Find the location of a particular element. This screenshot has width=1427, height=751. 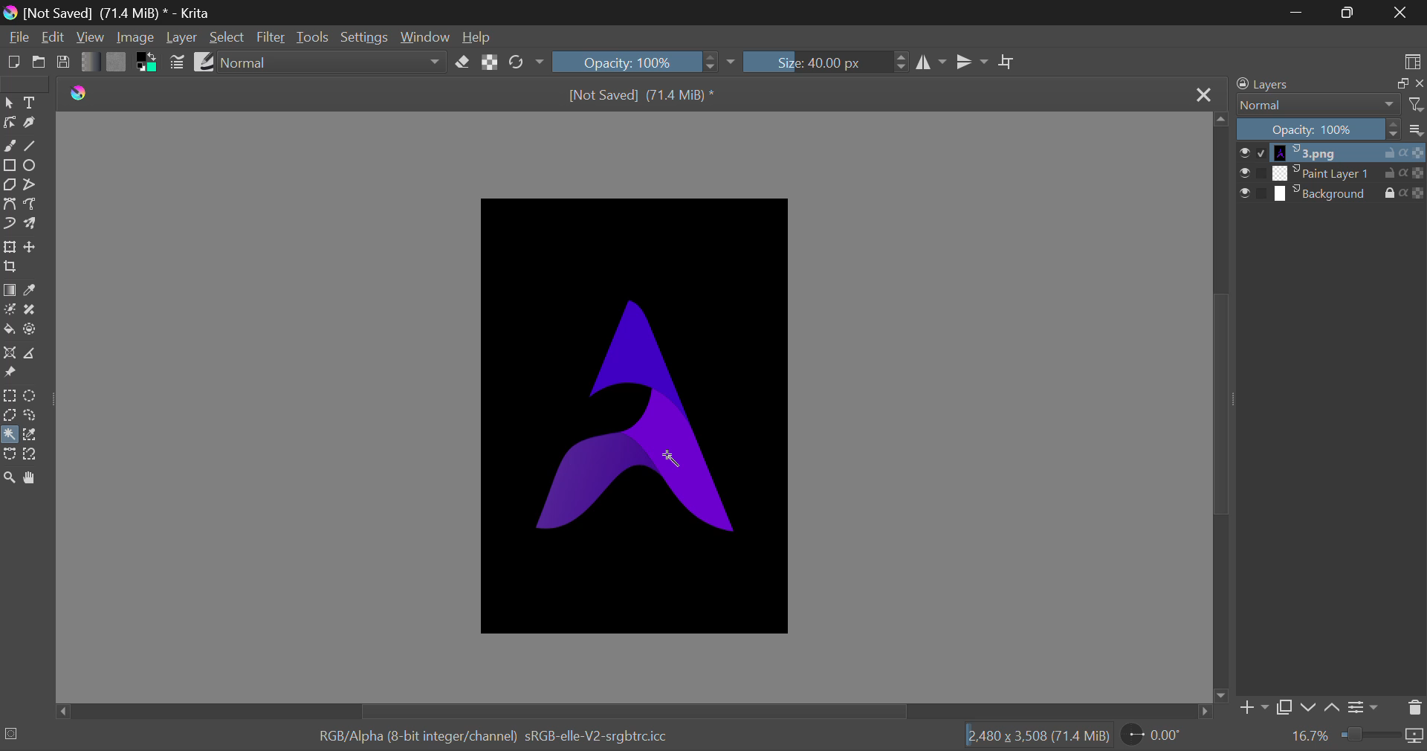

New is located at coordinates (13, 62).